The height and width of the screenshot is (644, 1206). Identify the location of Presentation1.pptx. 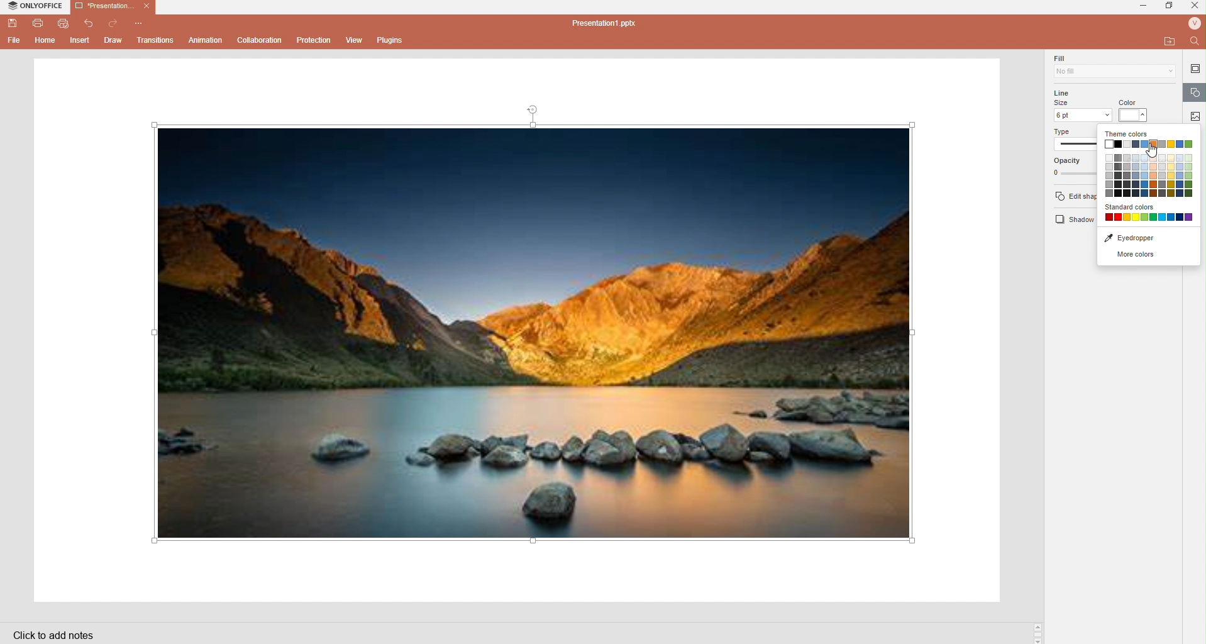
(606, 23).